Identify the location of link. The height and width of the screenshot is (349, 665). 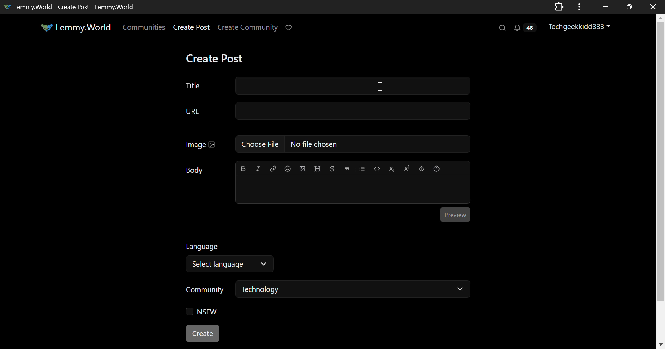
(273, 169).